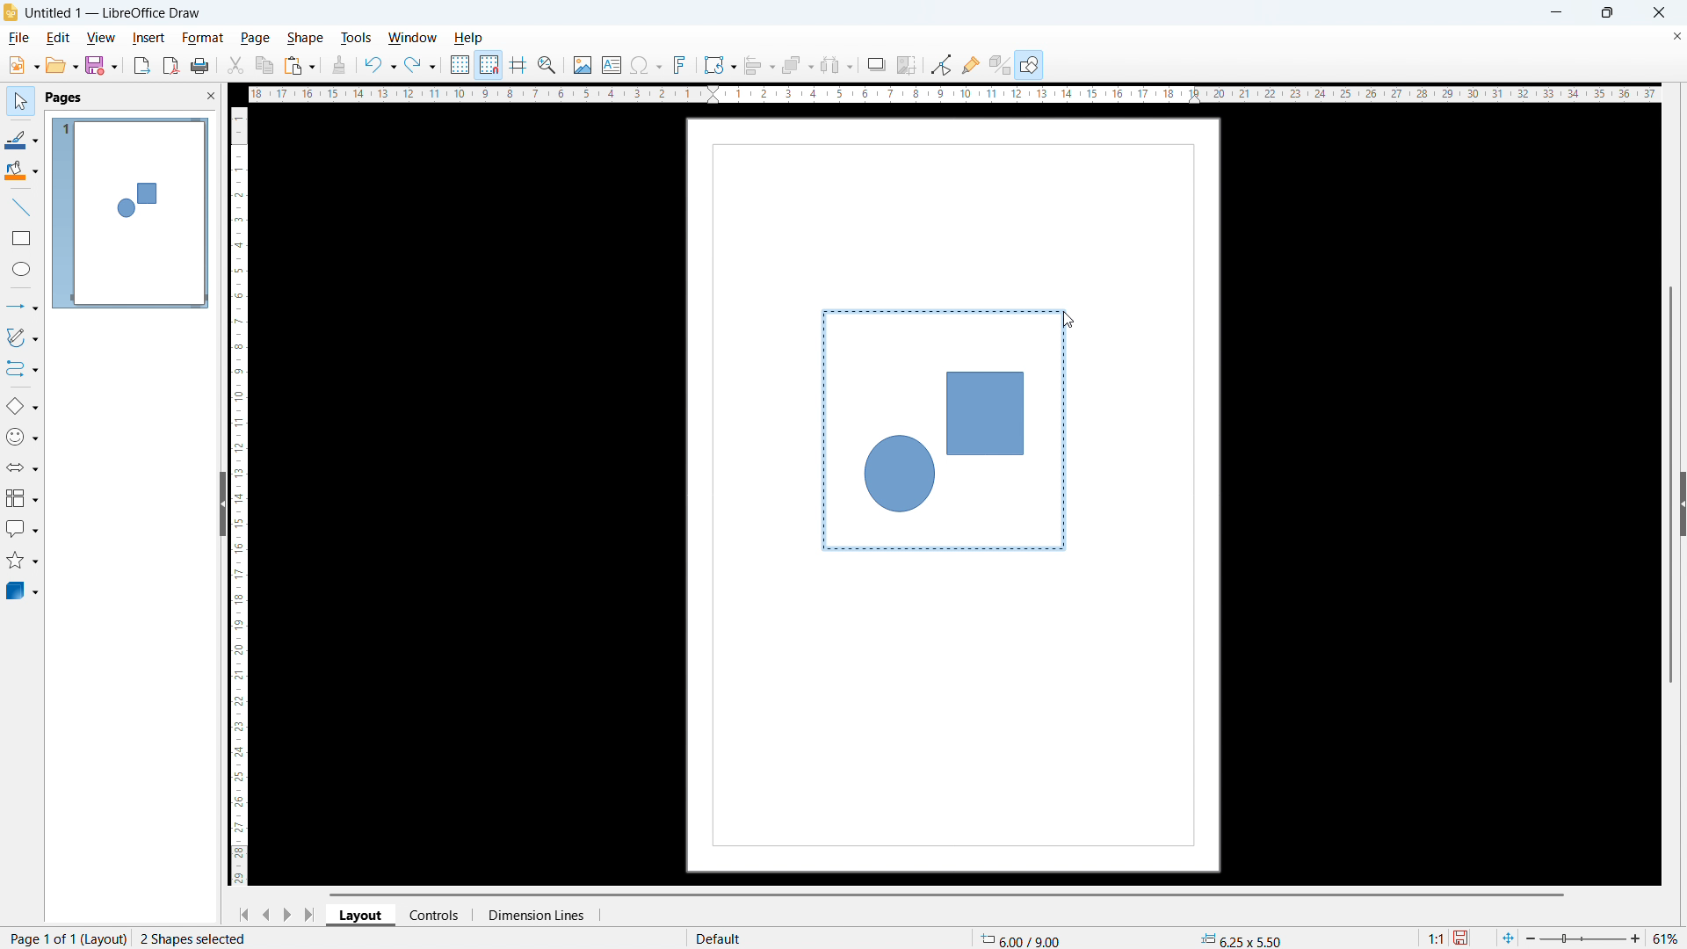 The image size is (1687, 949). Describe the element at coordinates (101, 39) in the screenshot. I see `view` at that location.